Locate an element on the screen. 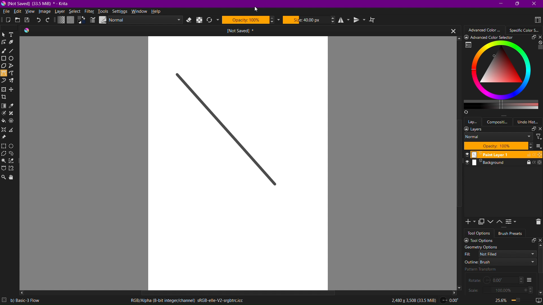 The height and width of the screenshot is (305, 543). Layer Opacity is located at coordinates (498, 146).